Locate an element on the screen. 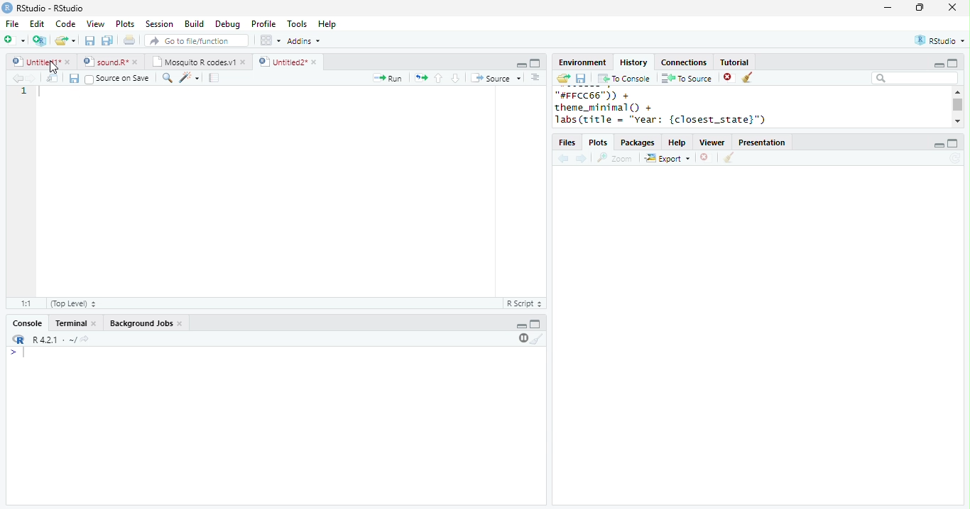 This screenshot has width=970, height=509. Untitled 2 is located at coordinates (282, 61).